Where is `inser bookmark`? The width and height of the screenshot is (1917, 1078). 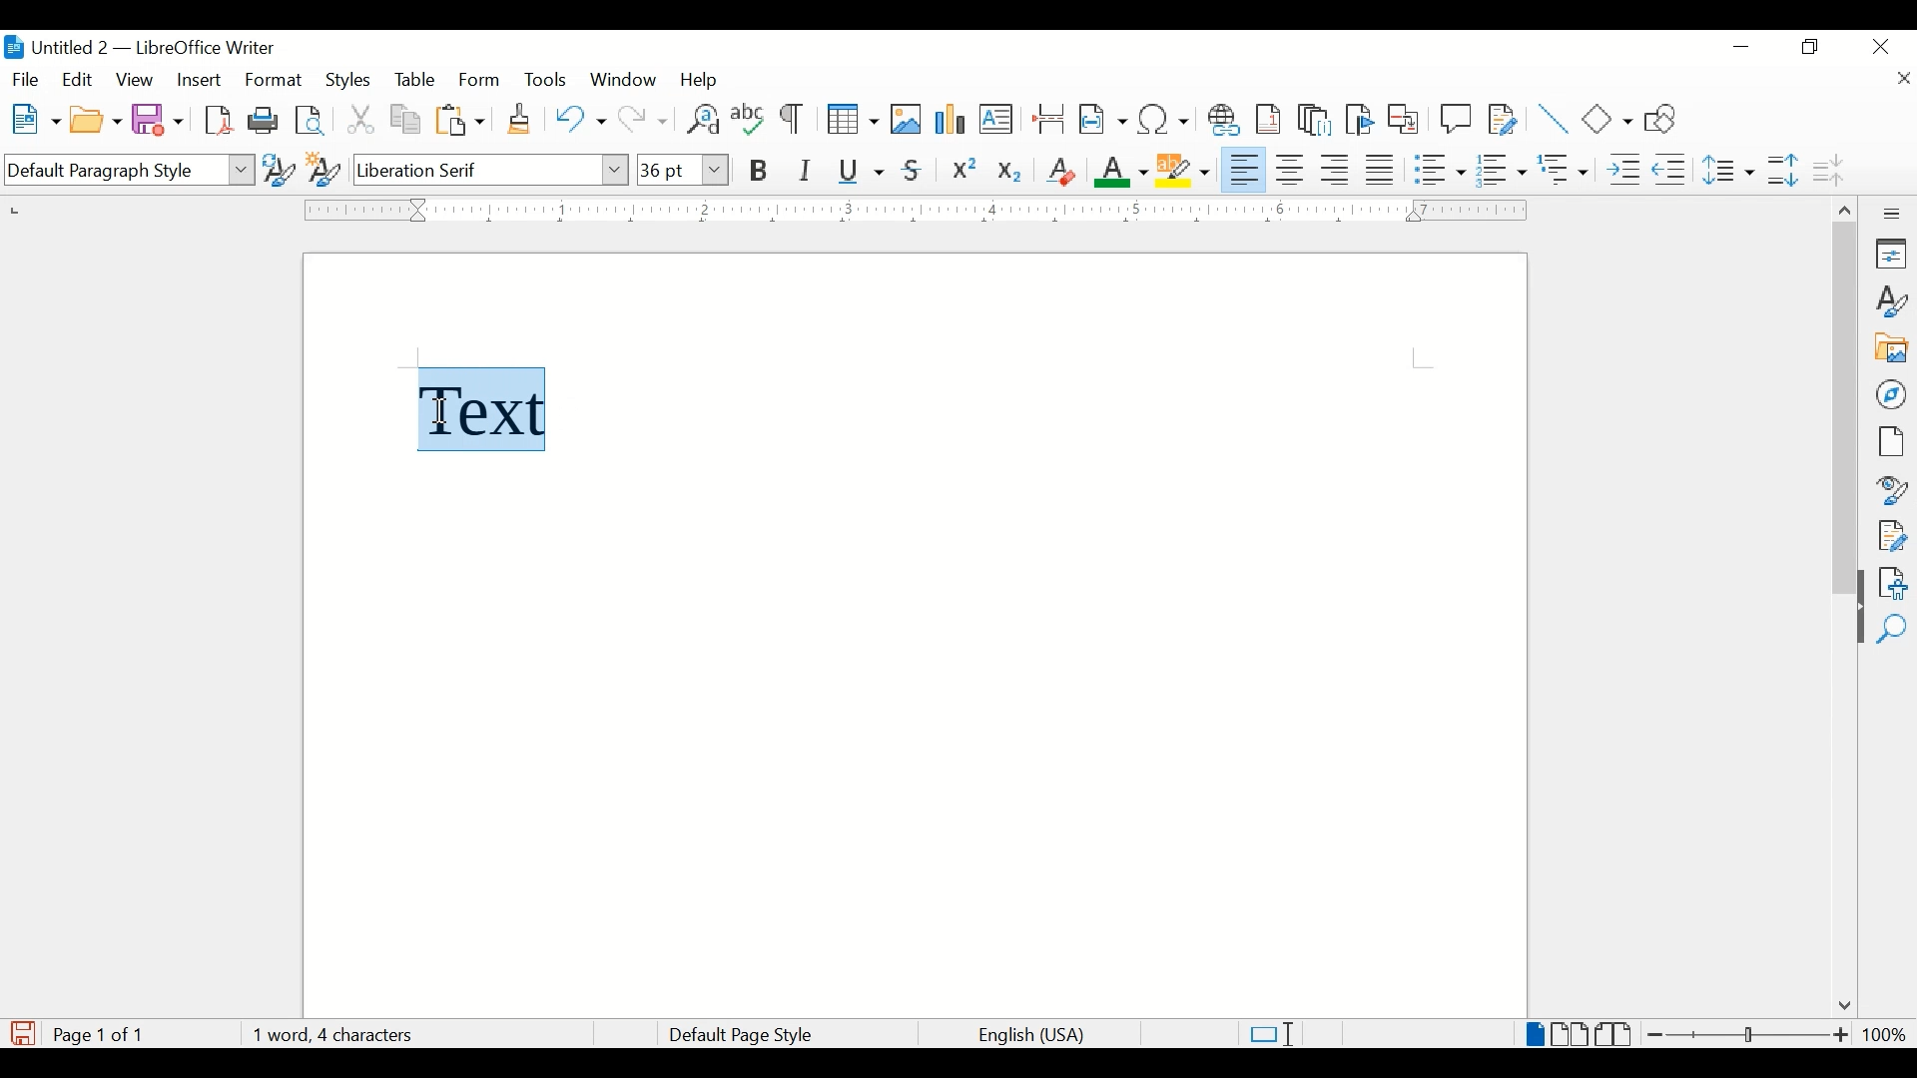
inser bookmark is located at coordinates (1359, 120).